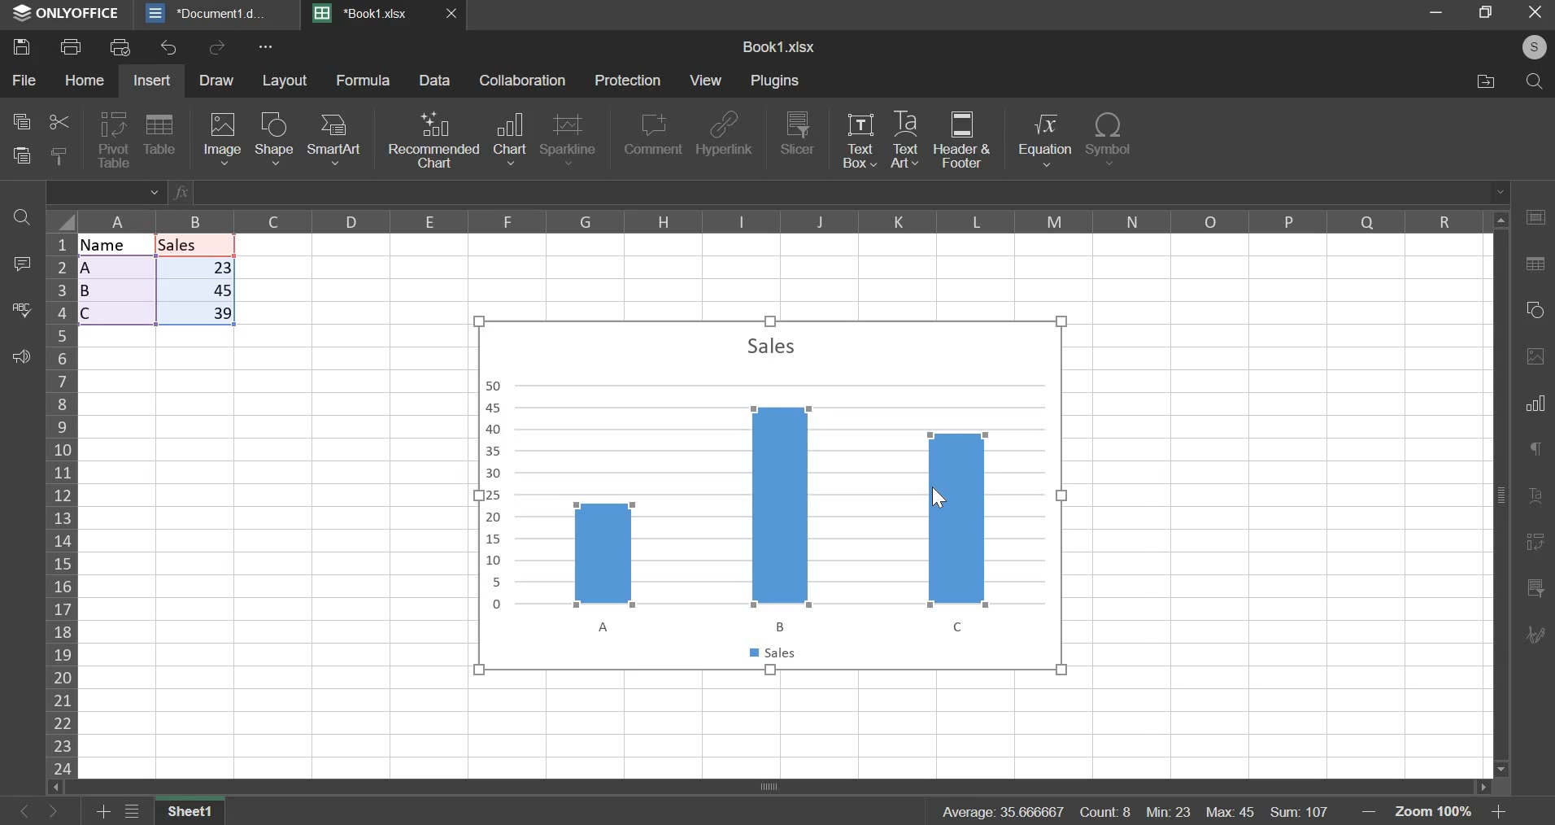 The image size is (1555, 825). Describe the element at coordinates (1502, 491) in the screenshot. I see `Vertical scroll bar` at that location.